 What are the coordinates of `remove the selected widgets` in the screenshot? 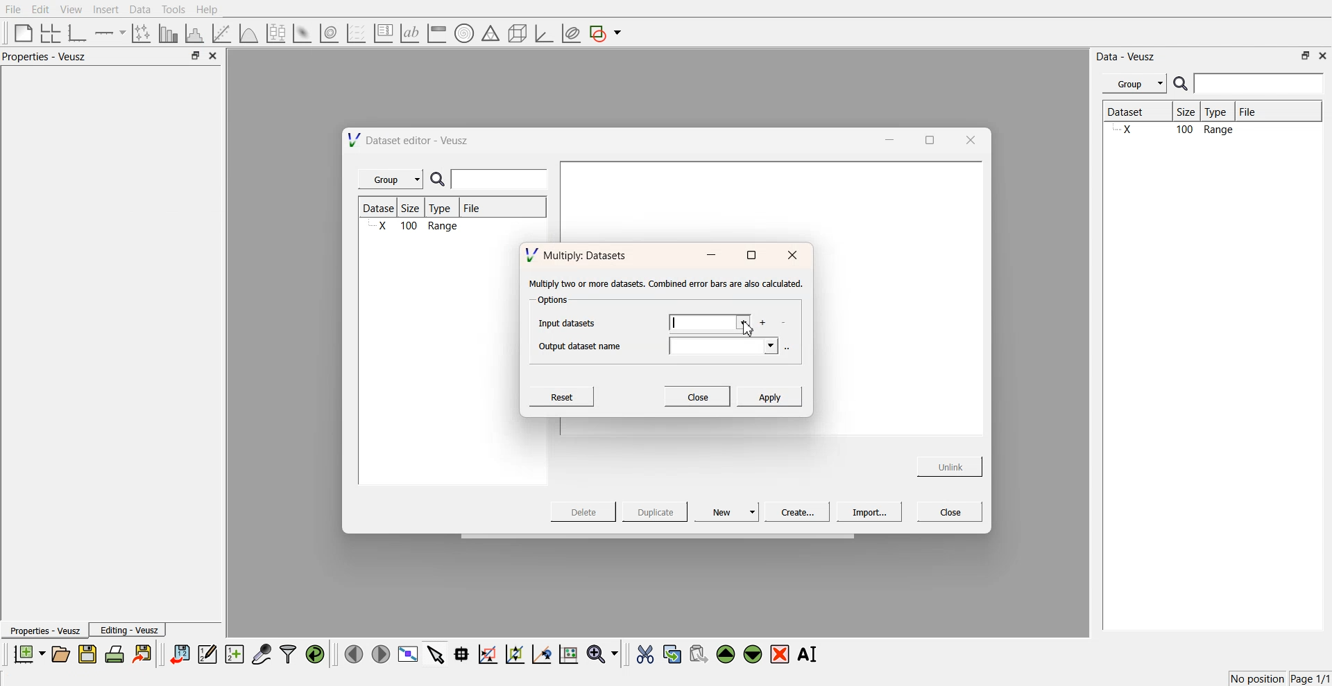 It's located at (781, 654).